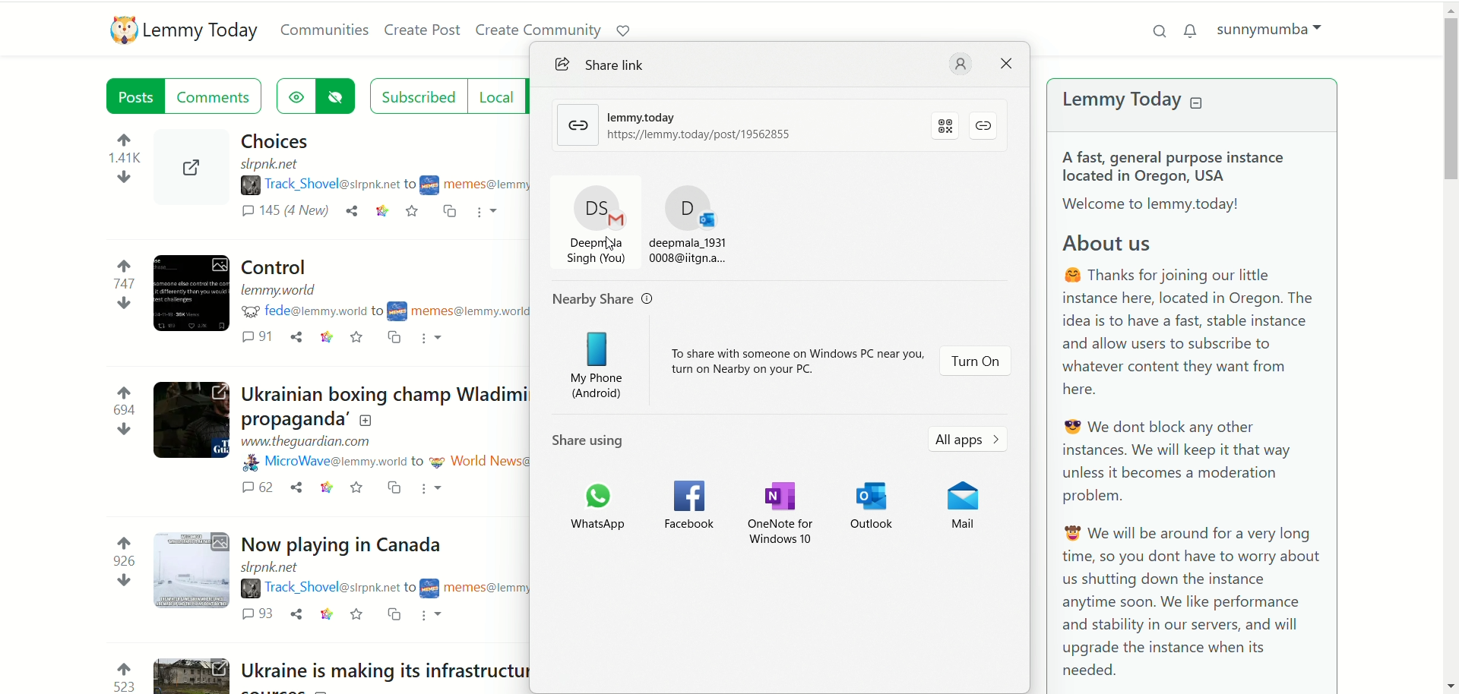 The height and width of the screenshot is (694, 1459). Describe the element at coordinates (193, 293) in the screenshot. I see `Expand the post with the image` at that location.